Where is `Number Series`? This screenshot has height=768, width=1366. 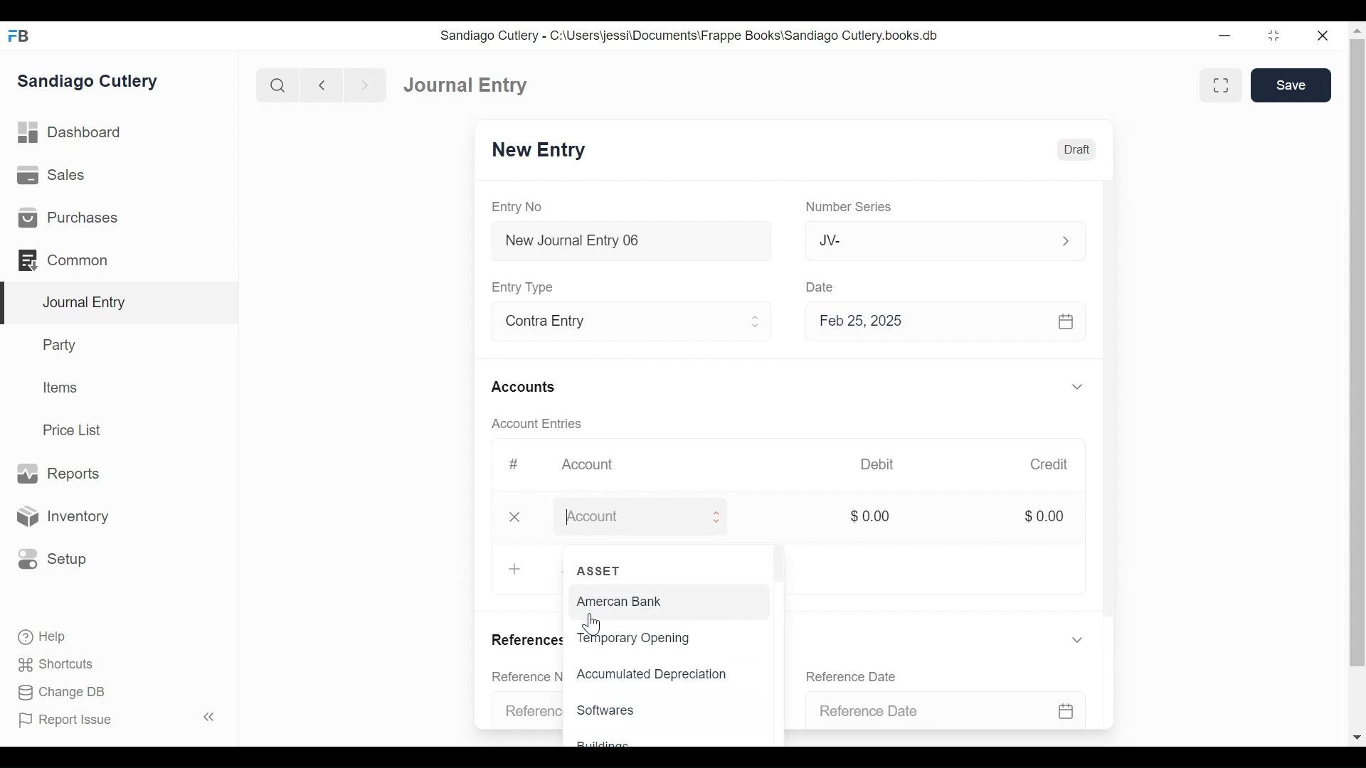
Number Series is located at coordinates (851, 207).